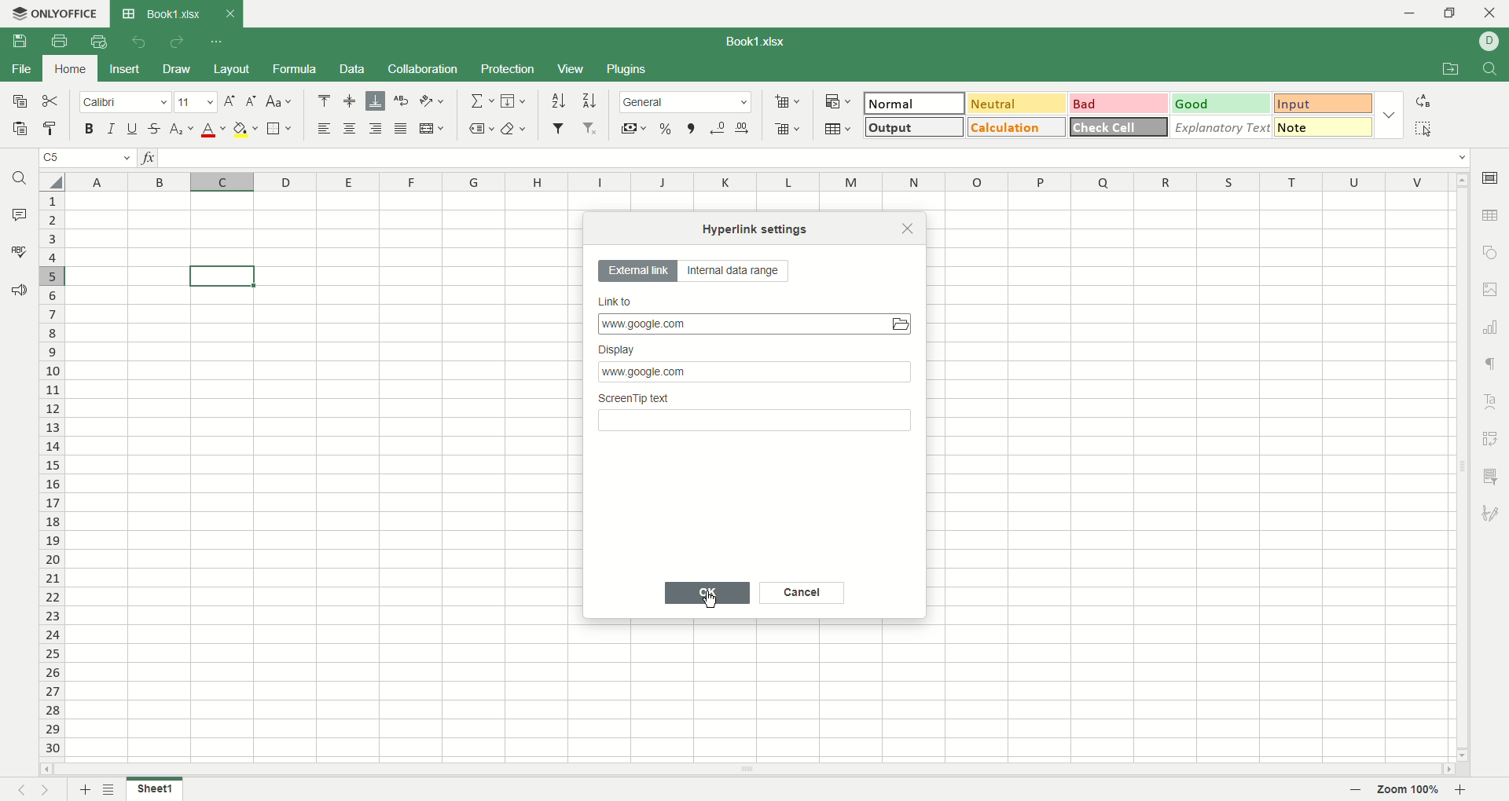 The width and height of the screenshot is (1509, 801). I want to click on collaboration, so click(424, 71).